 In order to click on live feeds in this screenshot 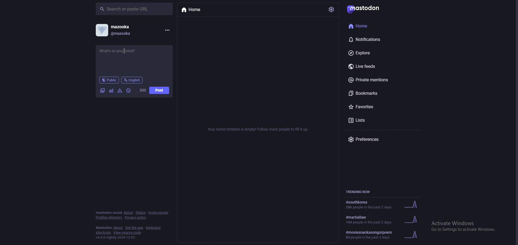, I will do `click(379, 66)`.